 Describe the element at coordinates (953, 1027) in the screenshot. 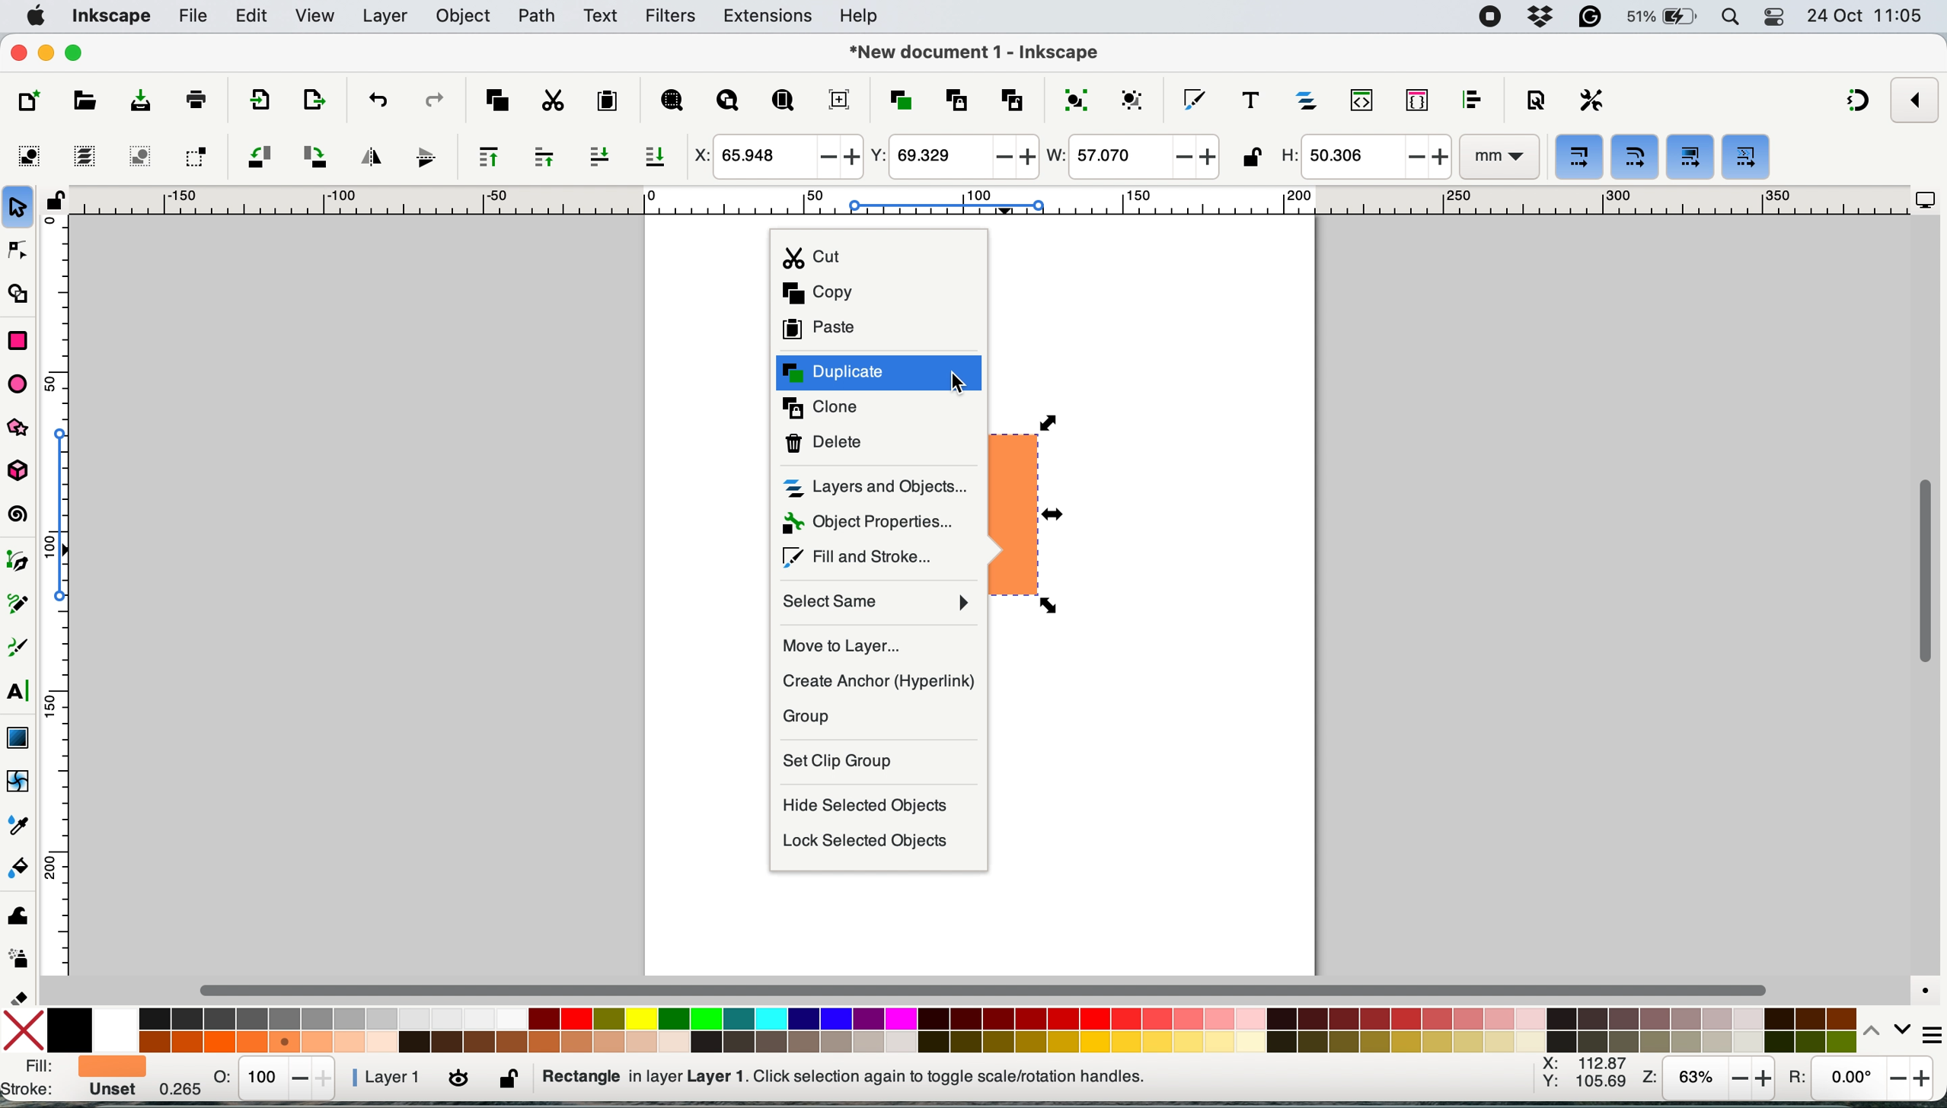

I see `color palatte` at that location.